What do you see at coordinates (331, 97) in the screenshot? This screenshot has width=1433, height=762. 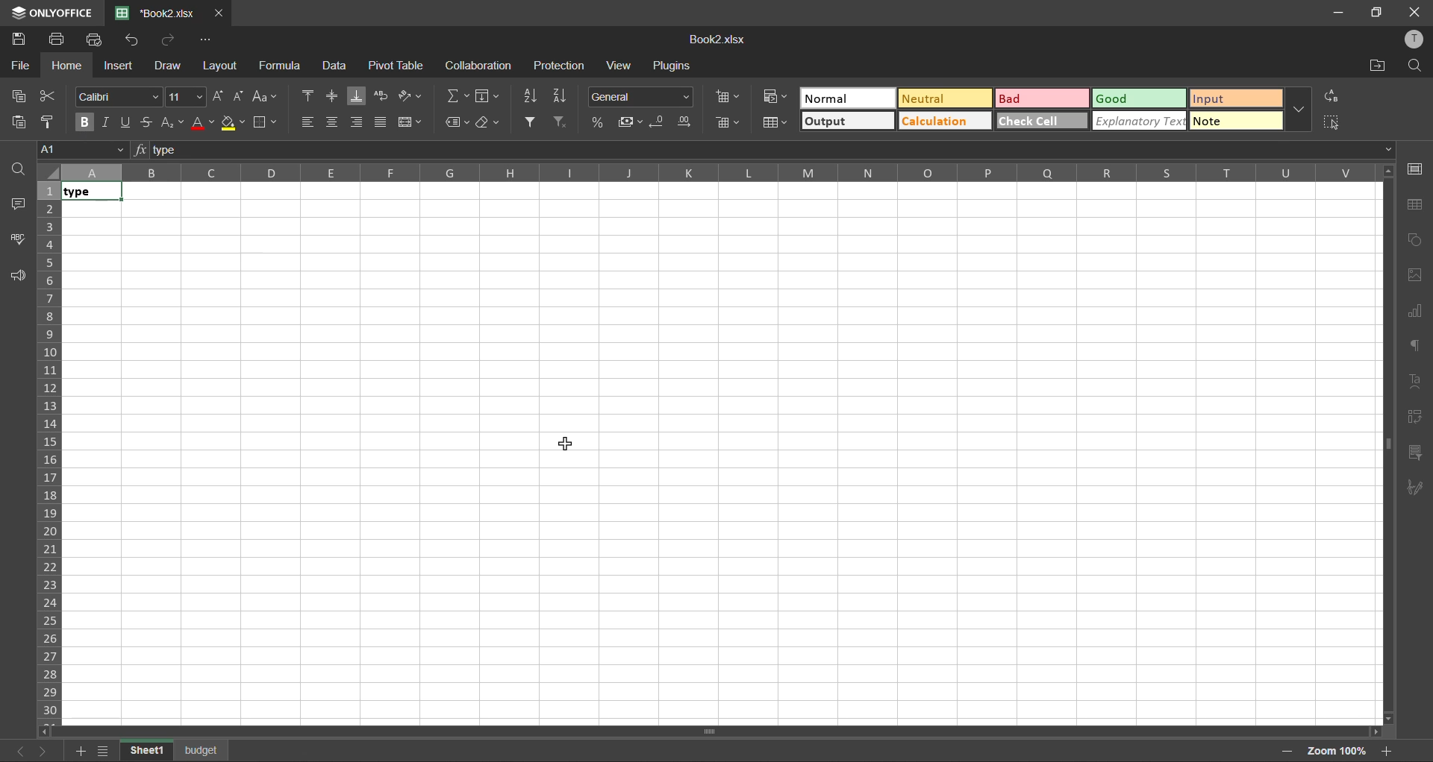 I see `align middle` at bounding box center [331, 97].